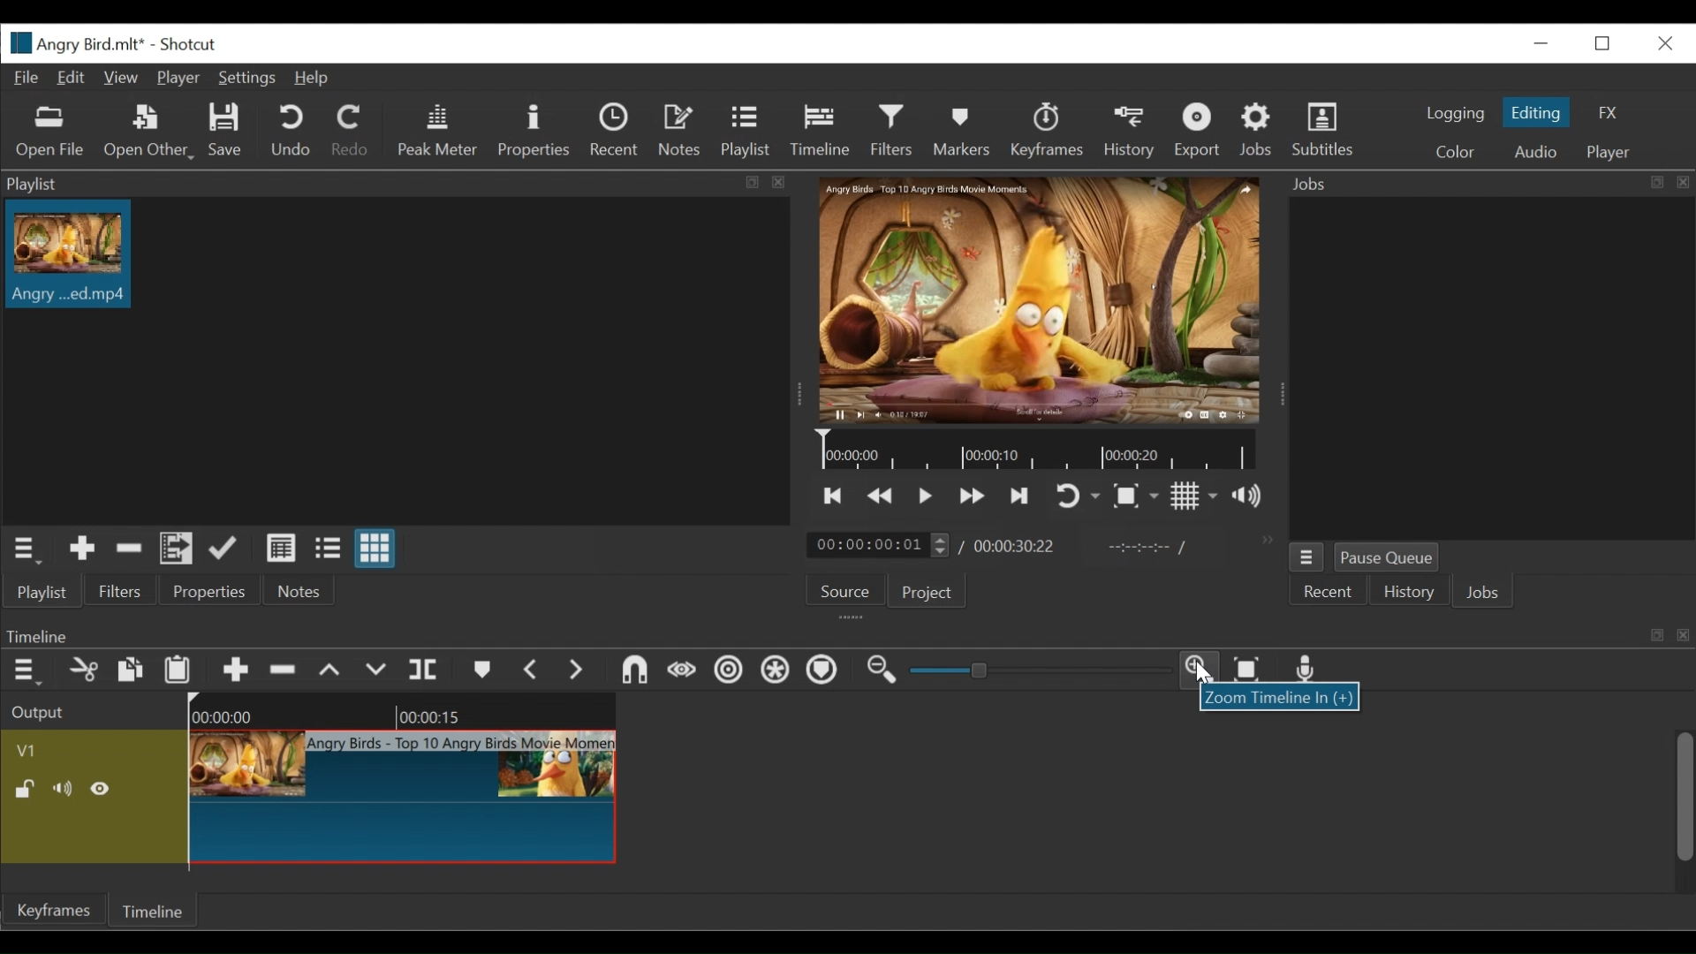 The height and width of the screenshot is (954, 1696). Describe the element at coordinates (846, 587) in the screenshot. I see `Source` at that location.